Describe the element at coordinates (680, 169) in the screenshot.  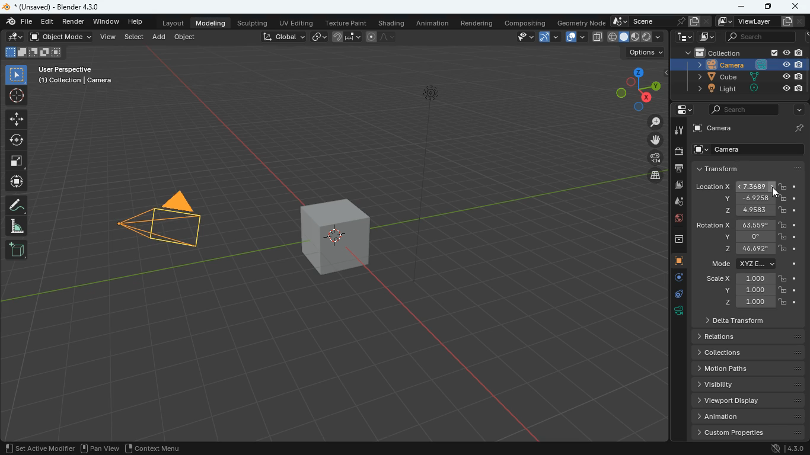
I see `print` at that location.